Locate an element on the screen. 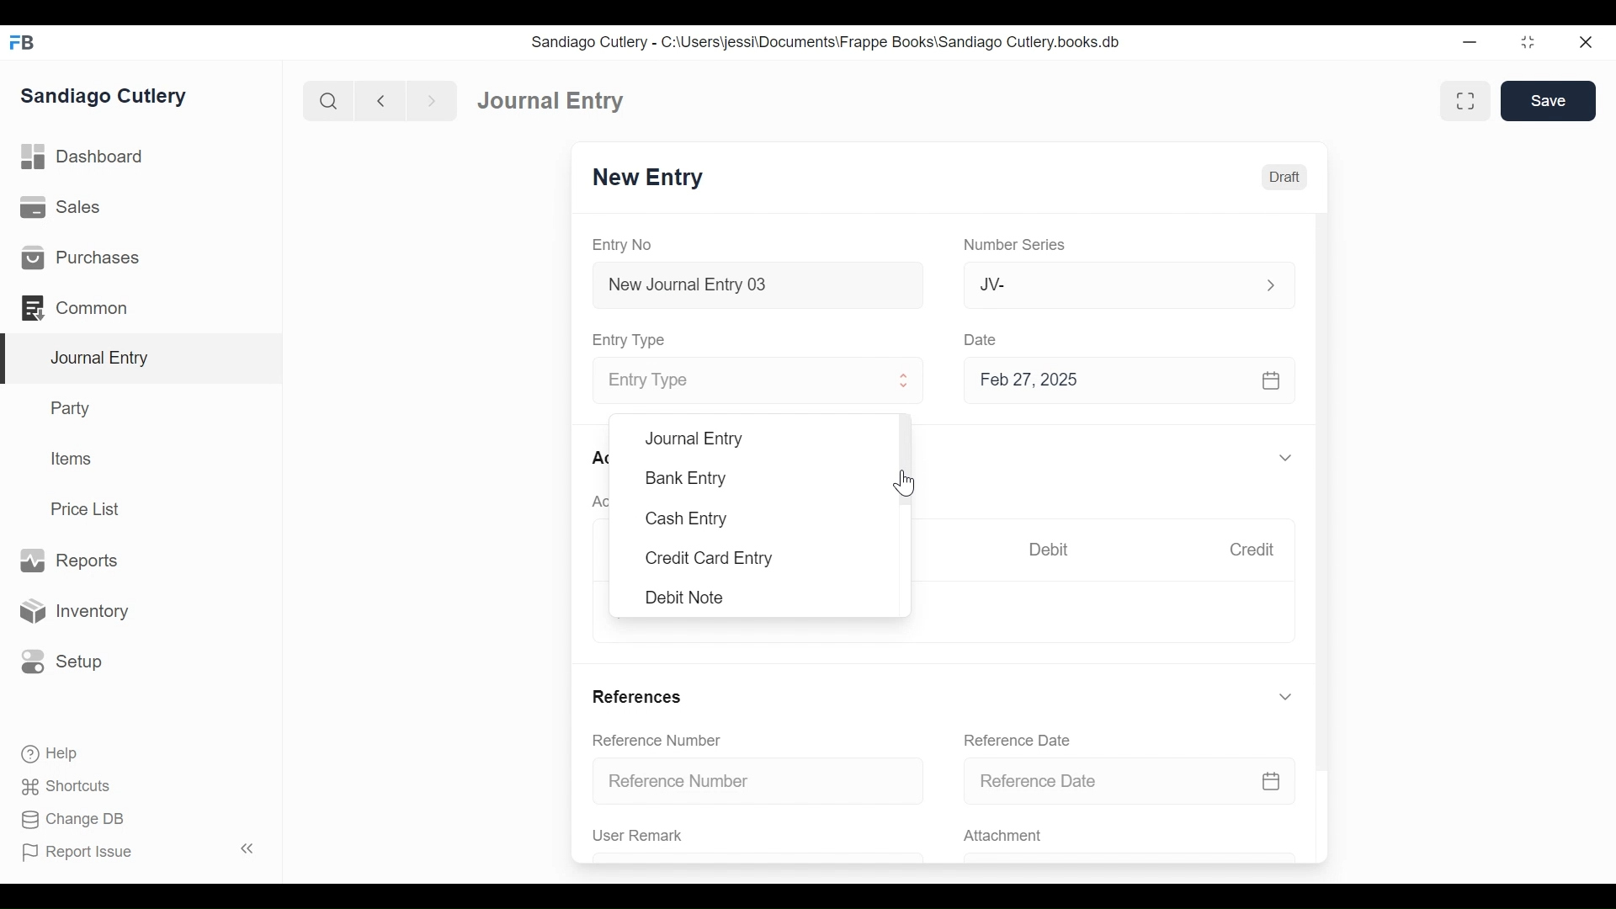 The image size is (1616, 909). Save is located at coordinates (1550, 101).